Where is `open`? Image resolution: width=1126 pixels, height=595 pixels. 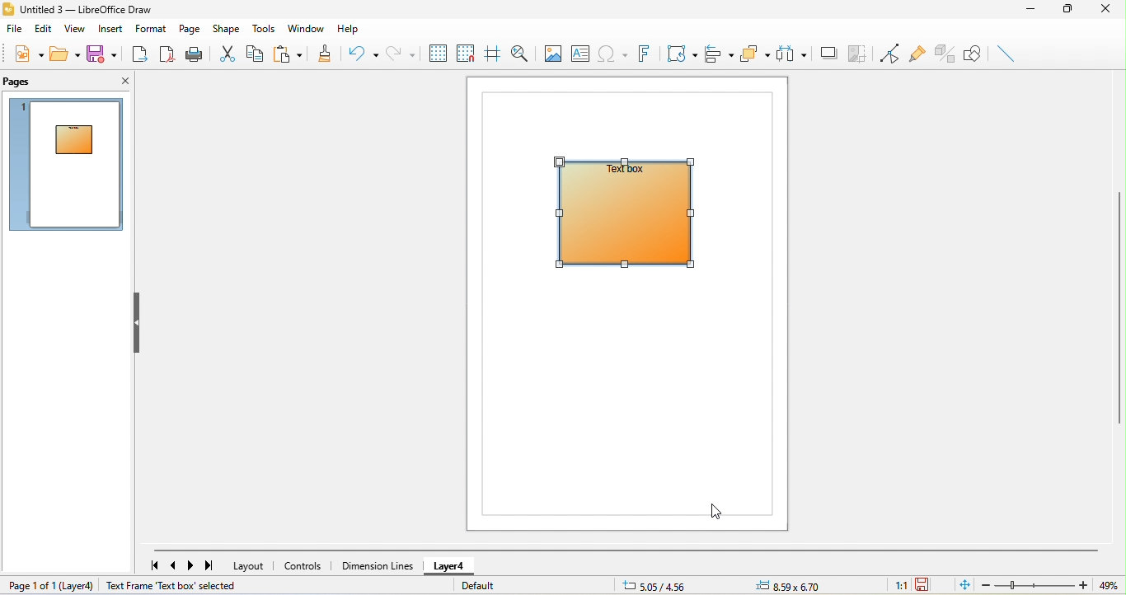 open is located at coordinates (67, 53).